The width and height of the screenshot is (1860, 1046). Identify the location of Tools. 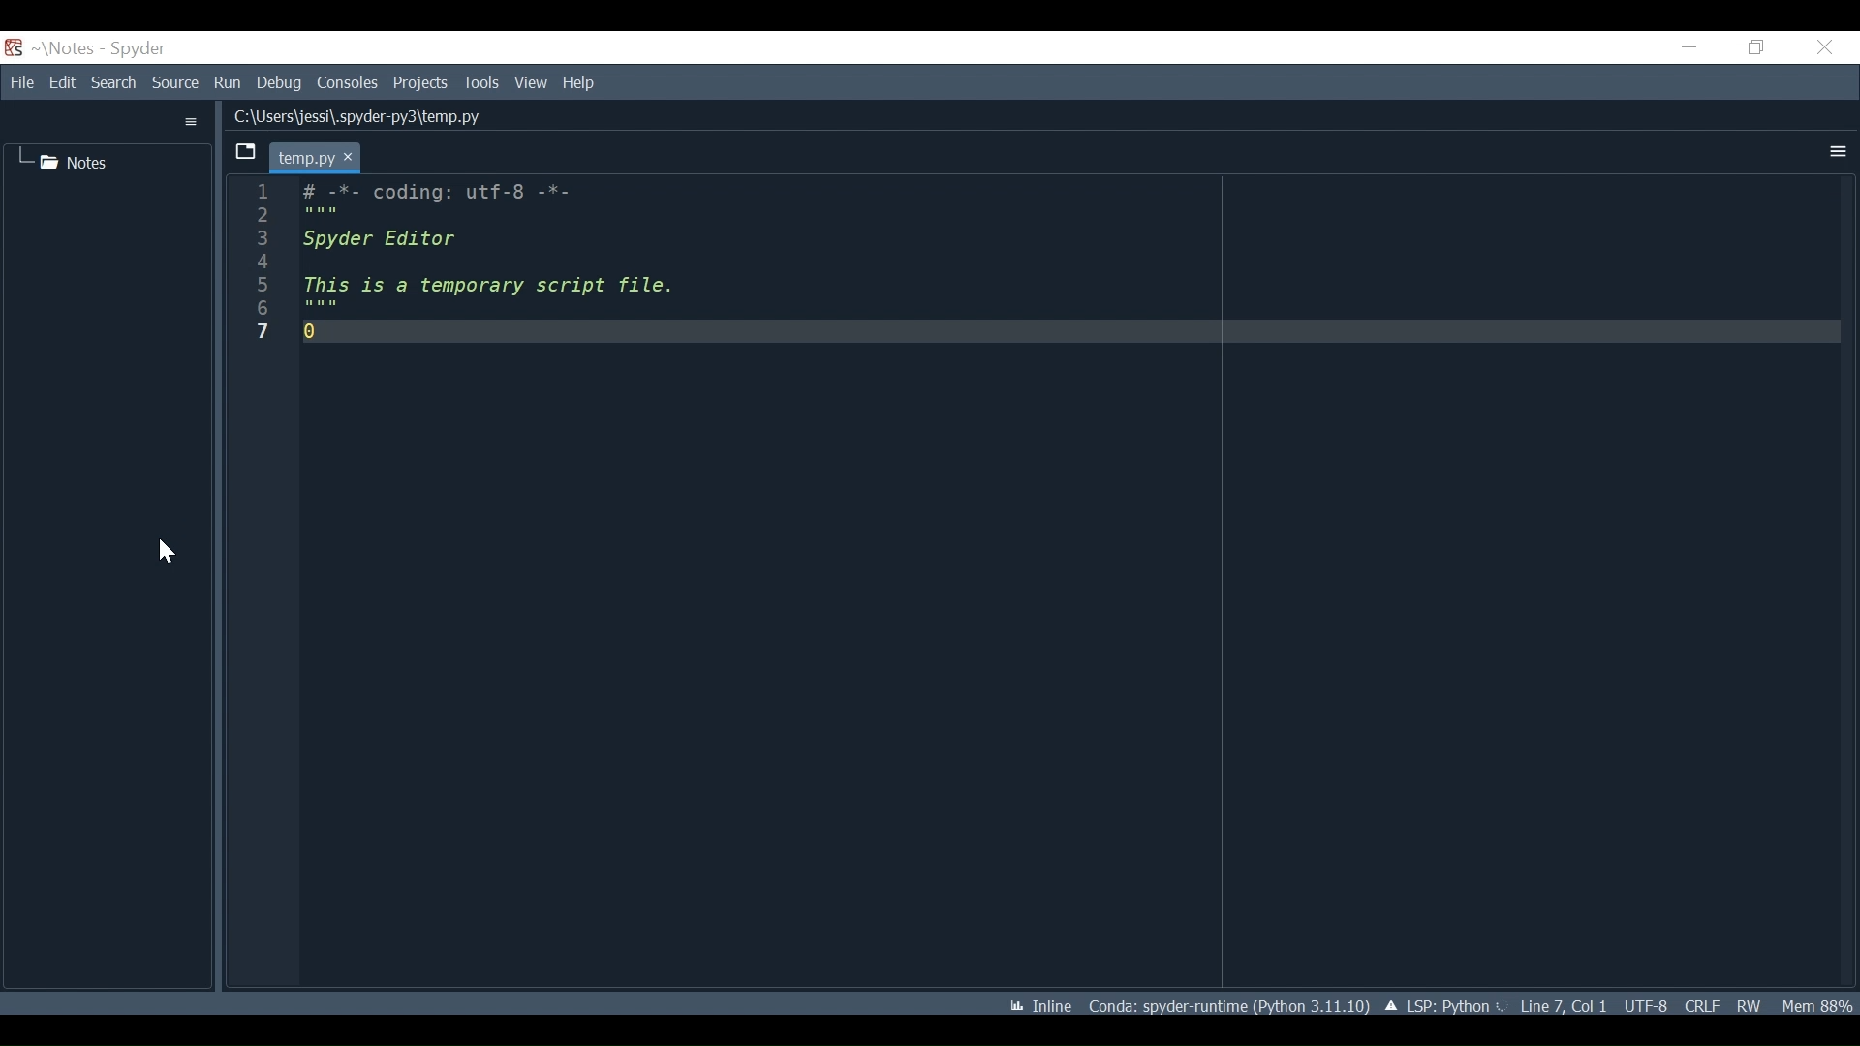
(480, 83).